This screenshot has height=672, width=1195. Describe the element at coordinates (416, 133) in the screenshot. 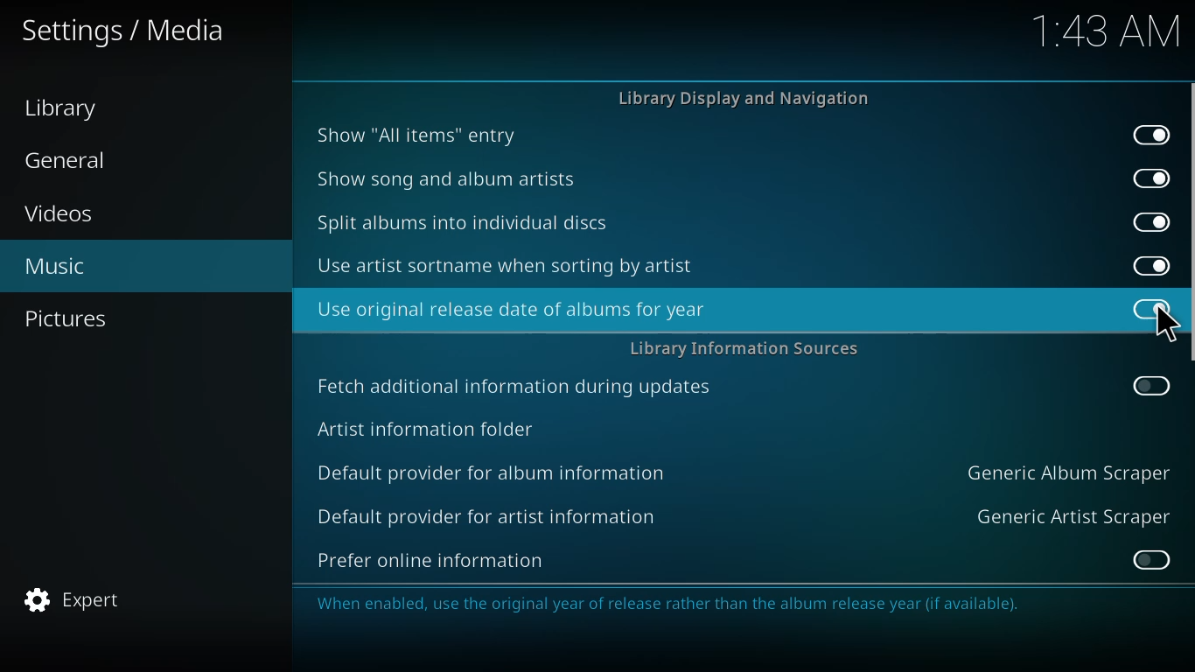

I see `show all items` at that location.